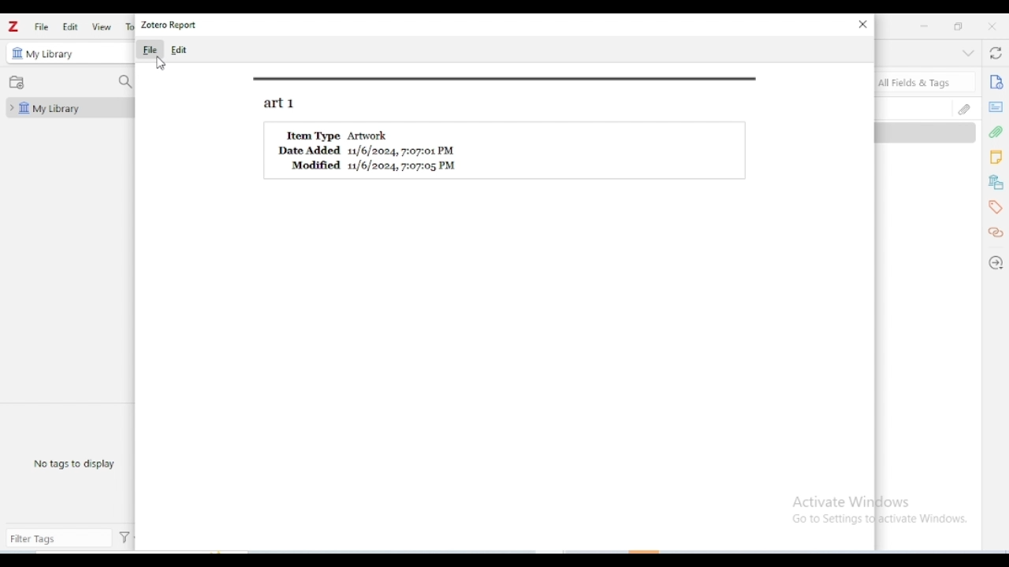  Describe the element at coordinates (968, 53) in the screenshot. I see `collapse section` at that location.